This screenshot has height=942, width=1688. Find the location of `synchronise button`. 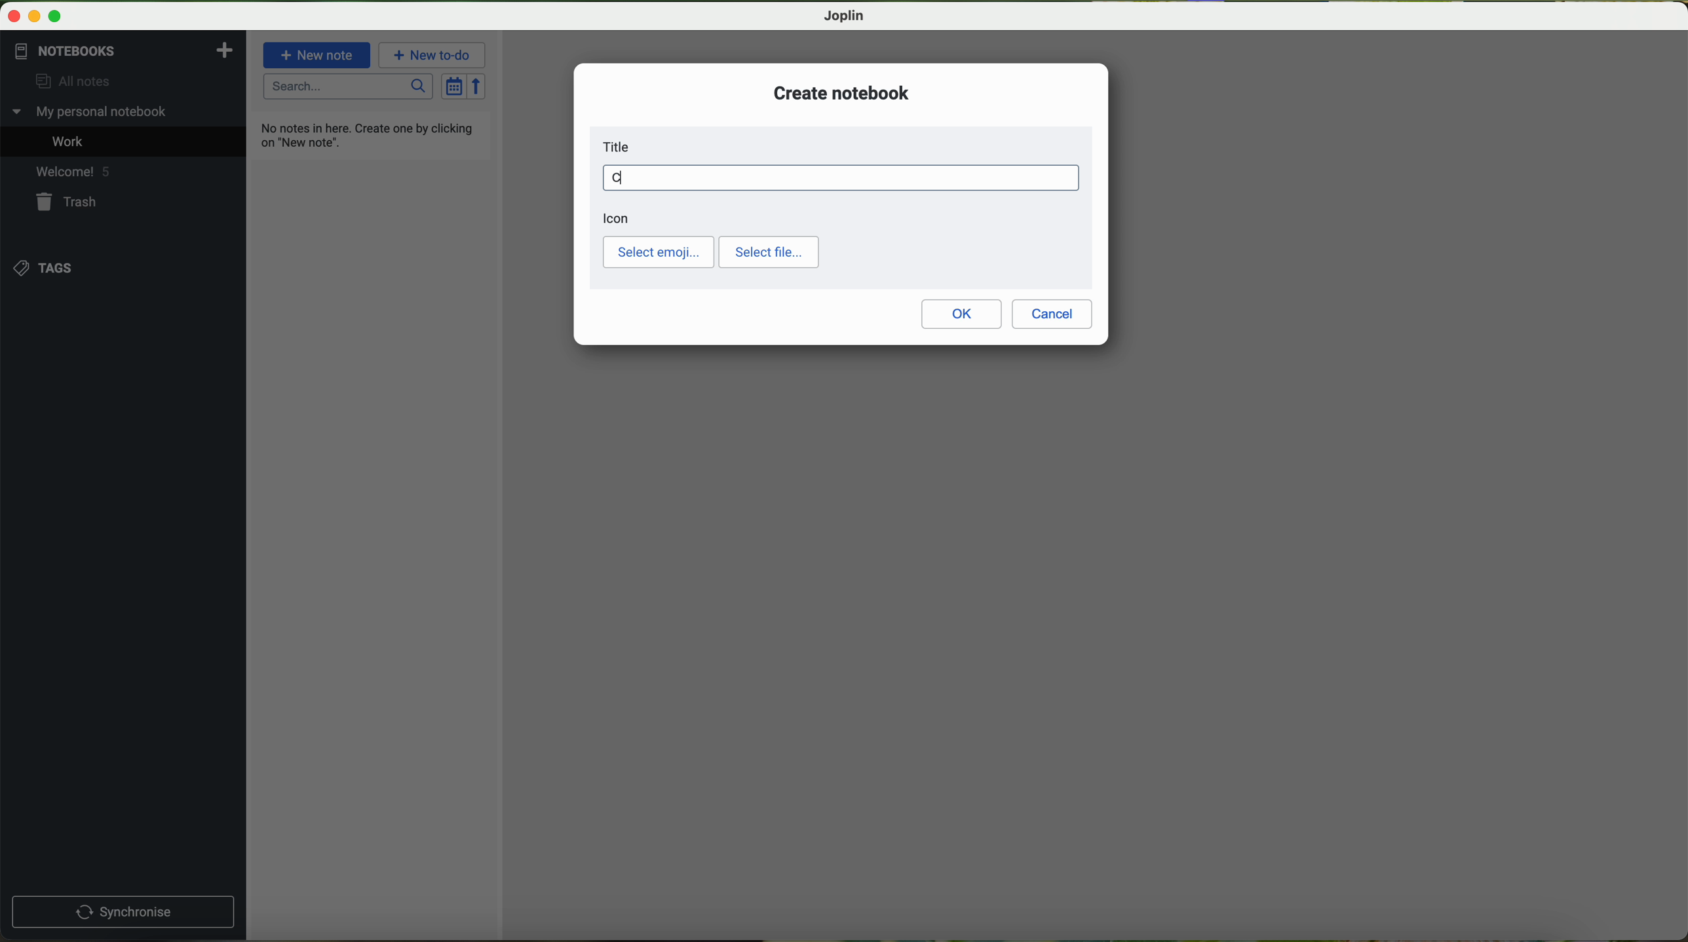

synchronise button is located at coordinates (123, 913).